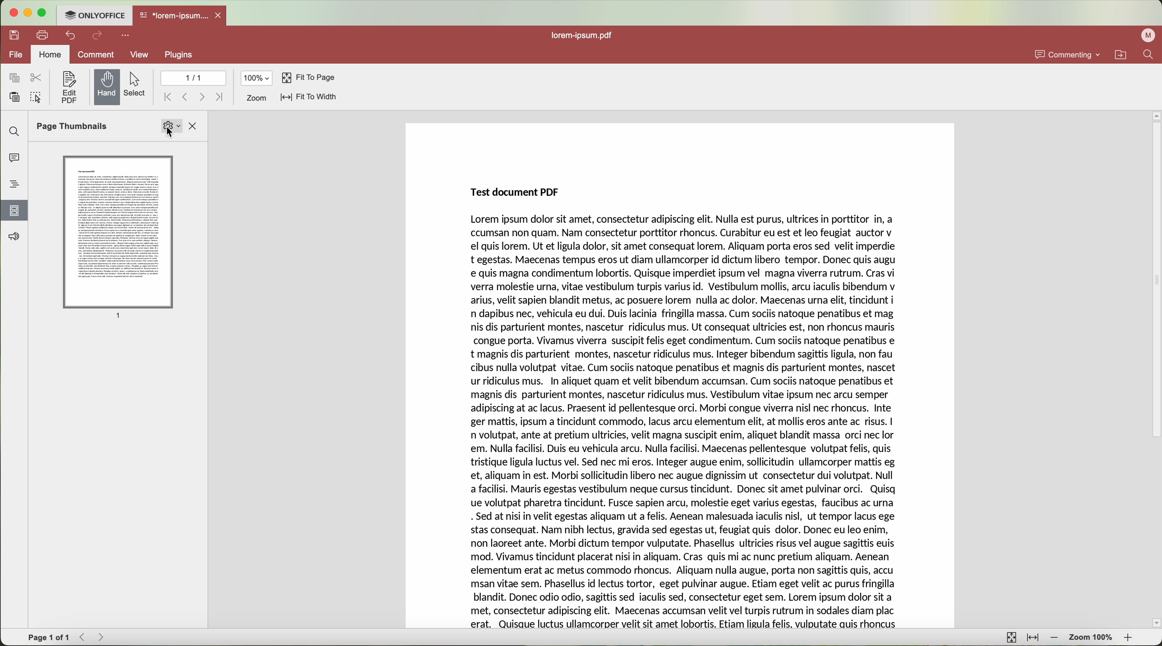 Image resolution: width=1162 pixels, height=646 pixels. I want to click on cut, so click(37, 78).